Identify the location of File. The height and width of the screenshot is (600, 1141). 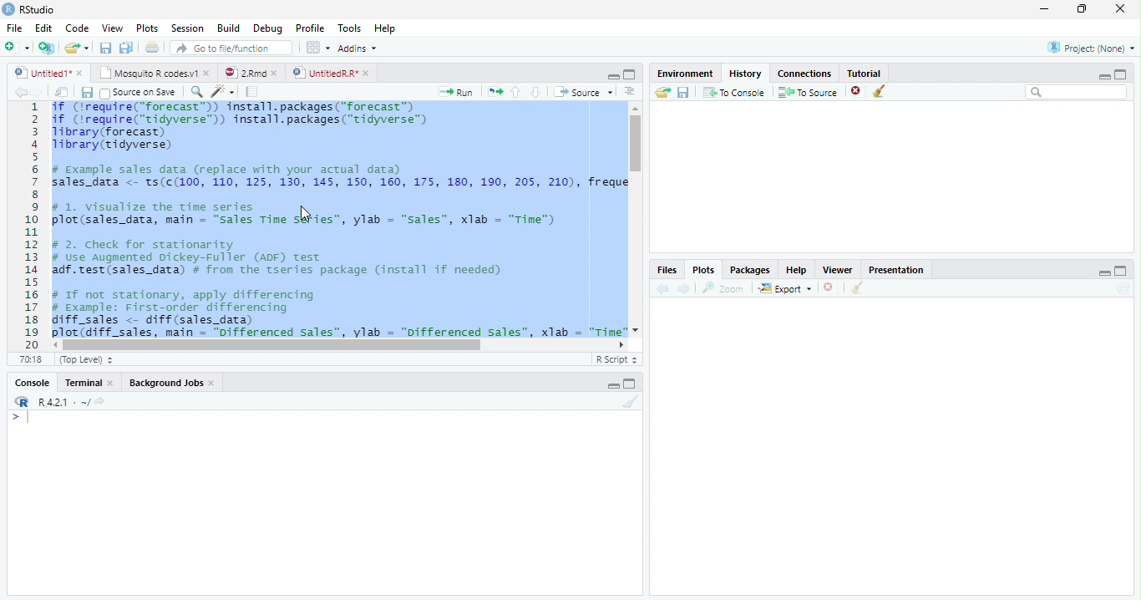
(14, 28).